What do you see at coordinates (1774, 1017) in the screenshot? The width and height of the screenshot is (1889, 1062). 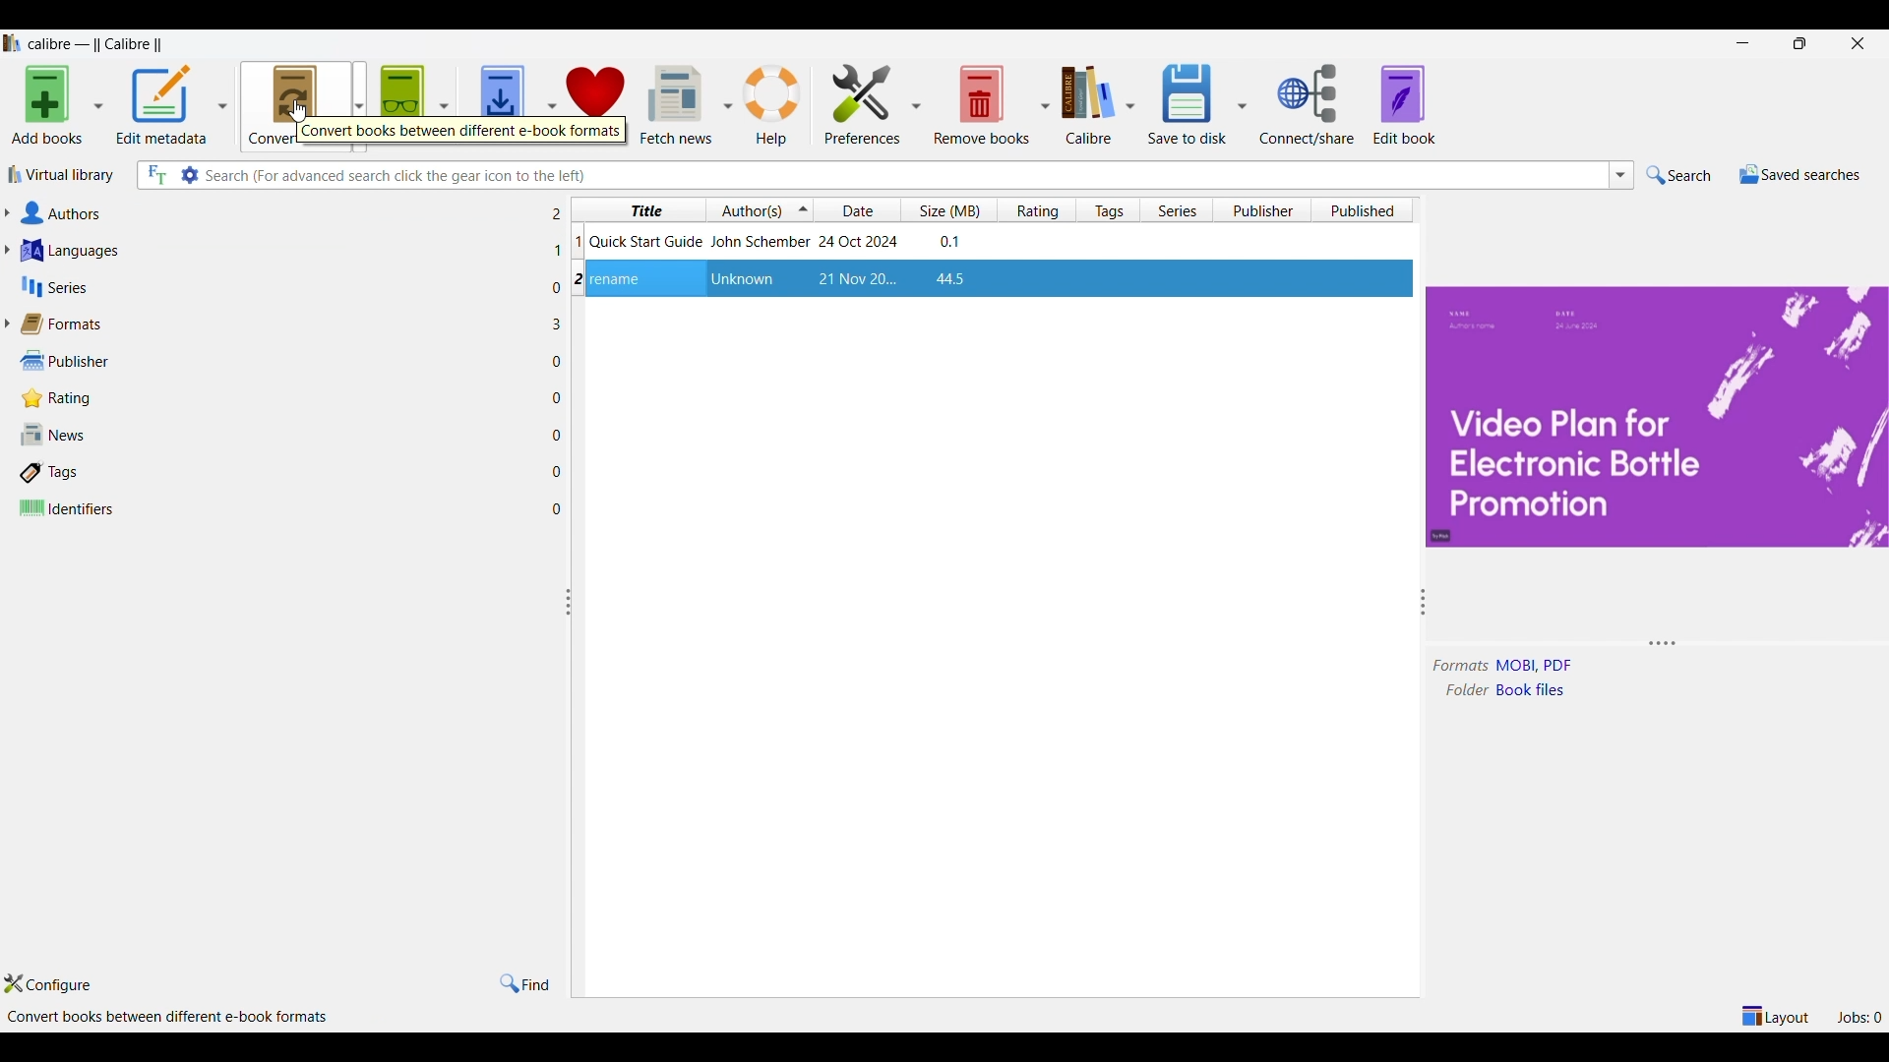 I see `Show/Hide parts of main window` at bounding box center [1774, 1017].